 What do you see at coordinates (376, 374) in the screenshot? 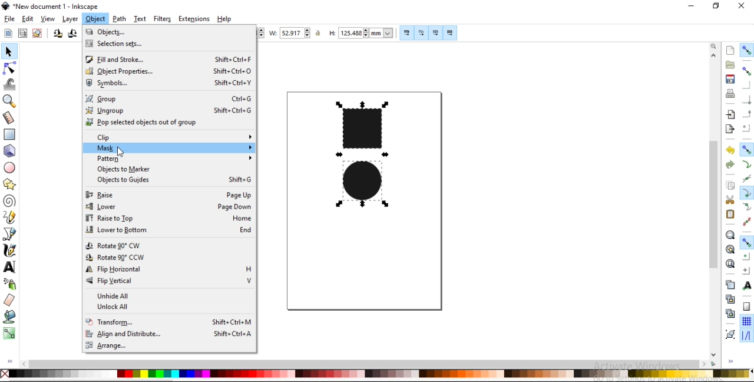
I see `color` at bounding box center [376, 374].